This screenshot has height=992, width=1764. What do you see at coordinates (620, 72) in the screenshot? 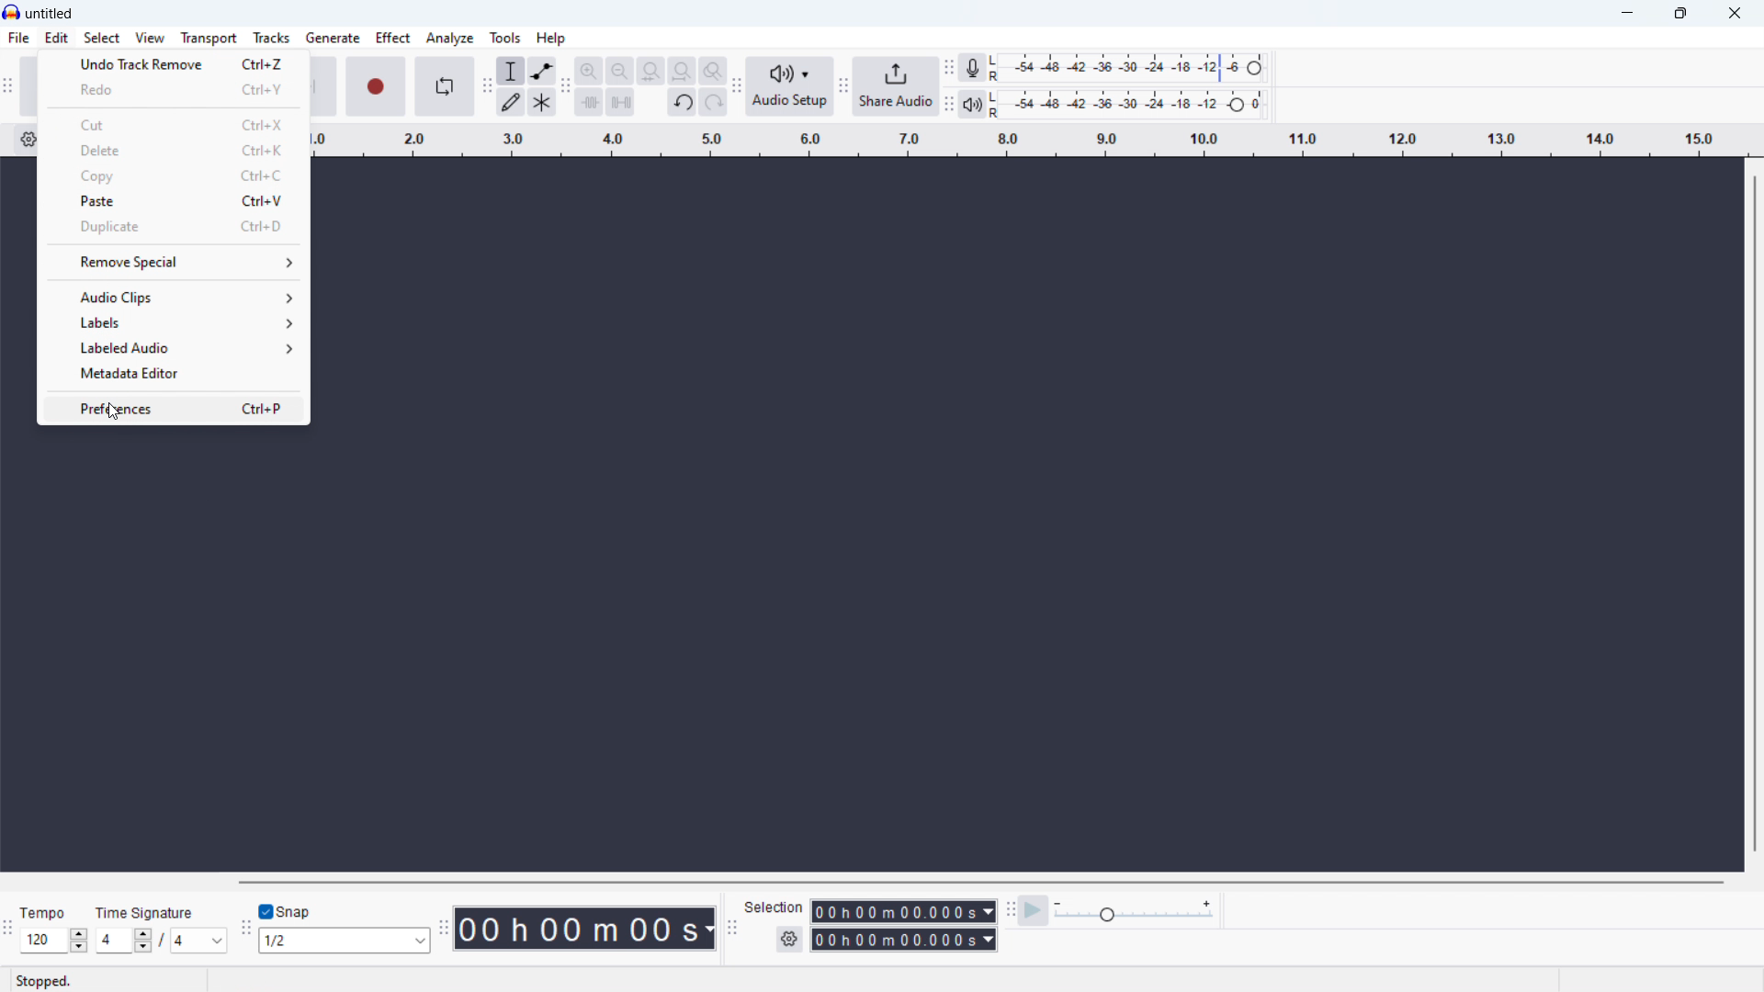
I see `zoom out` at bounding box center [620, 72].